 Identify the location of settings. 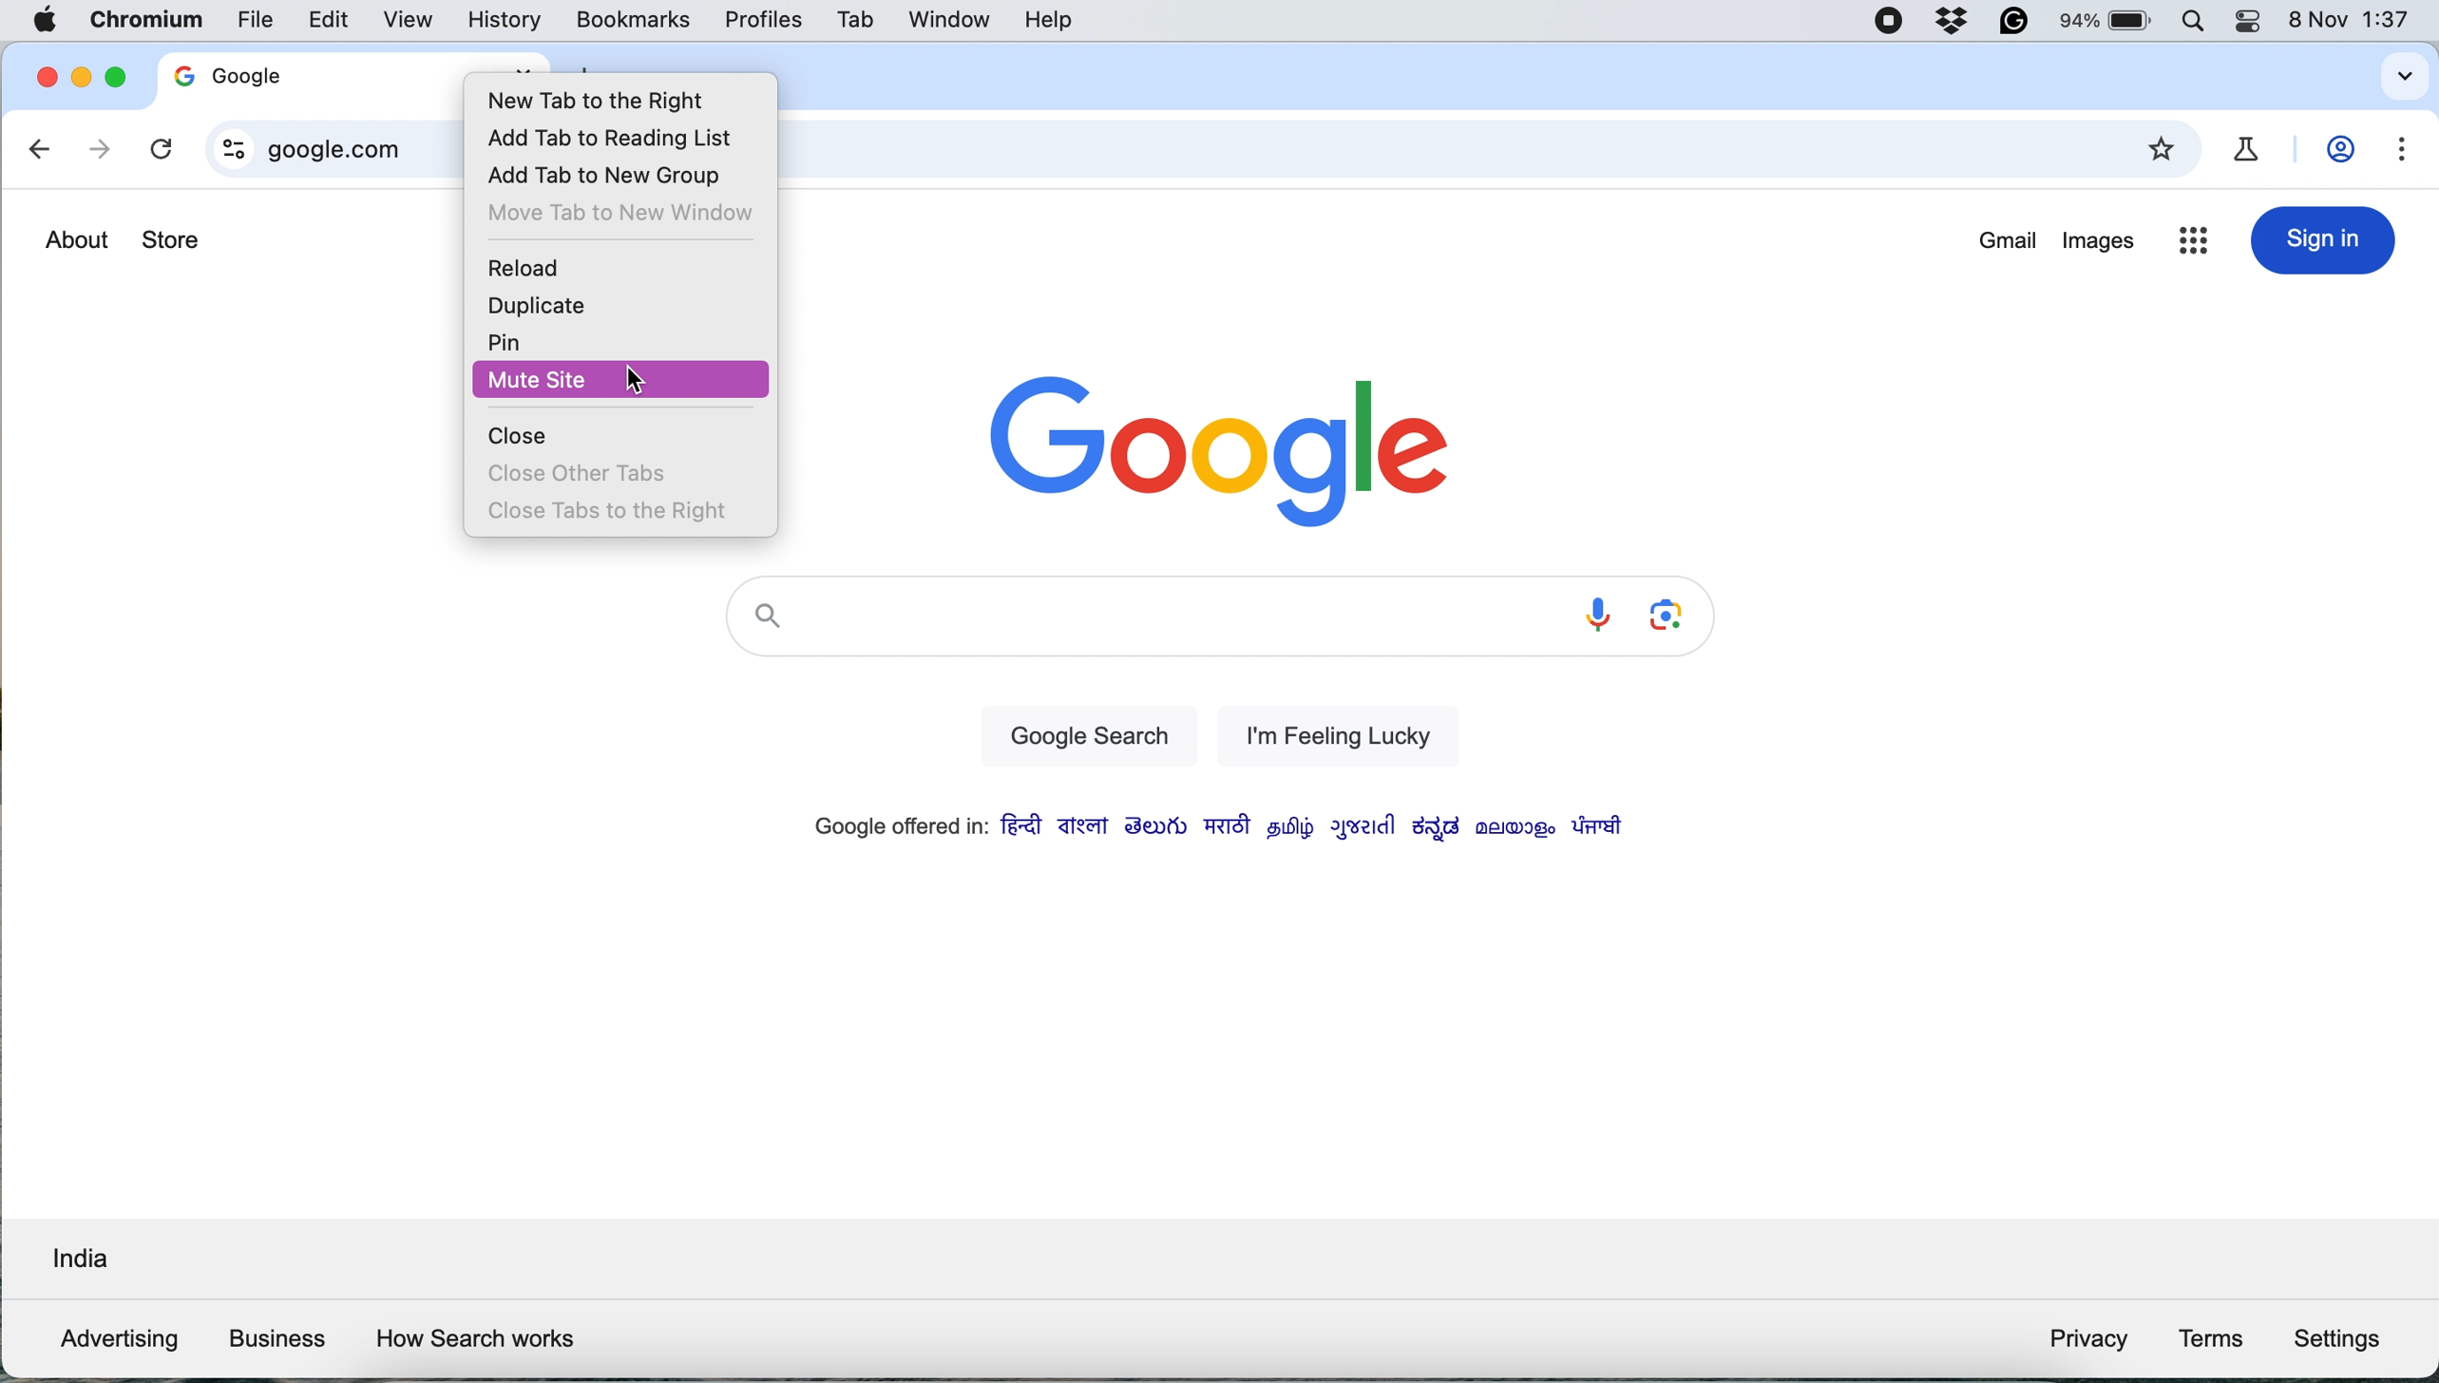
(2405, 151).